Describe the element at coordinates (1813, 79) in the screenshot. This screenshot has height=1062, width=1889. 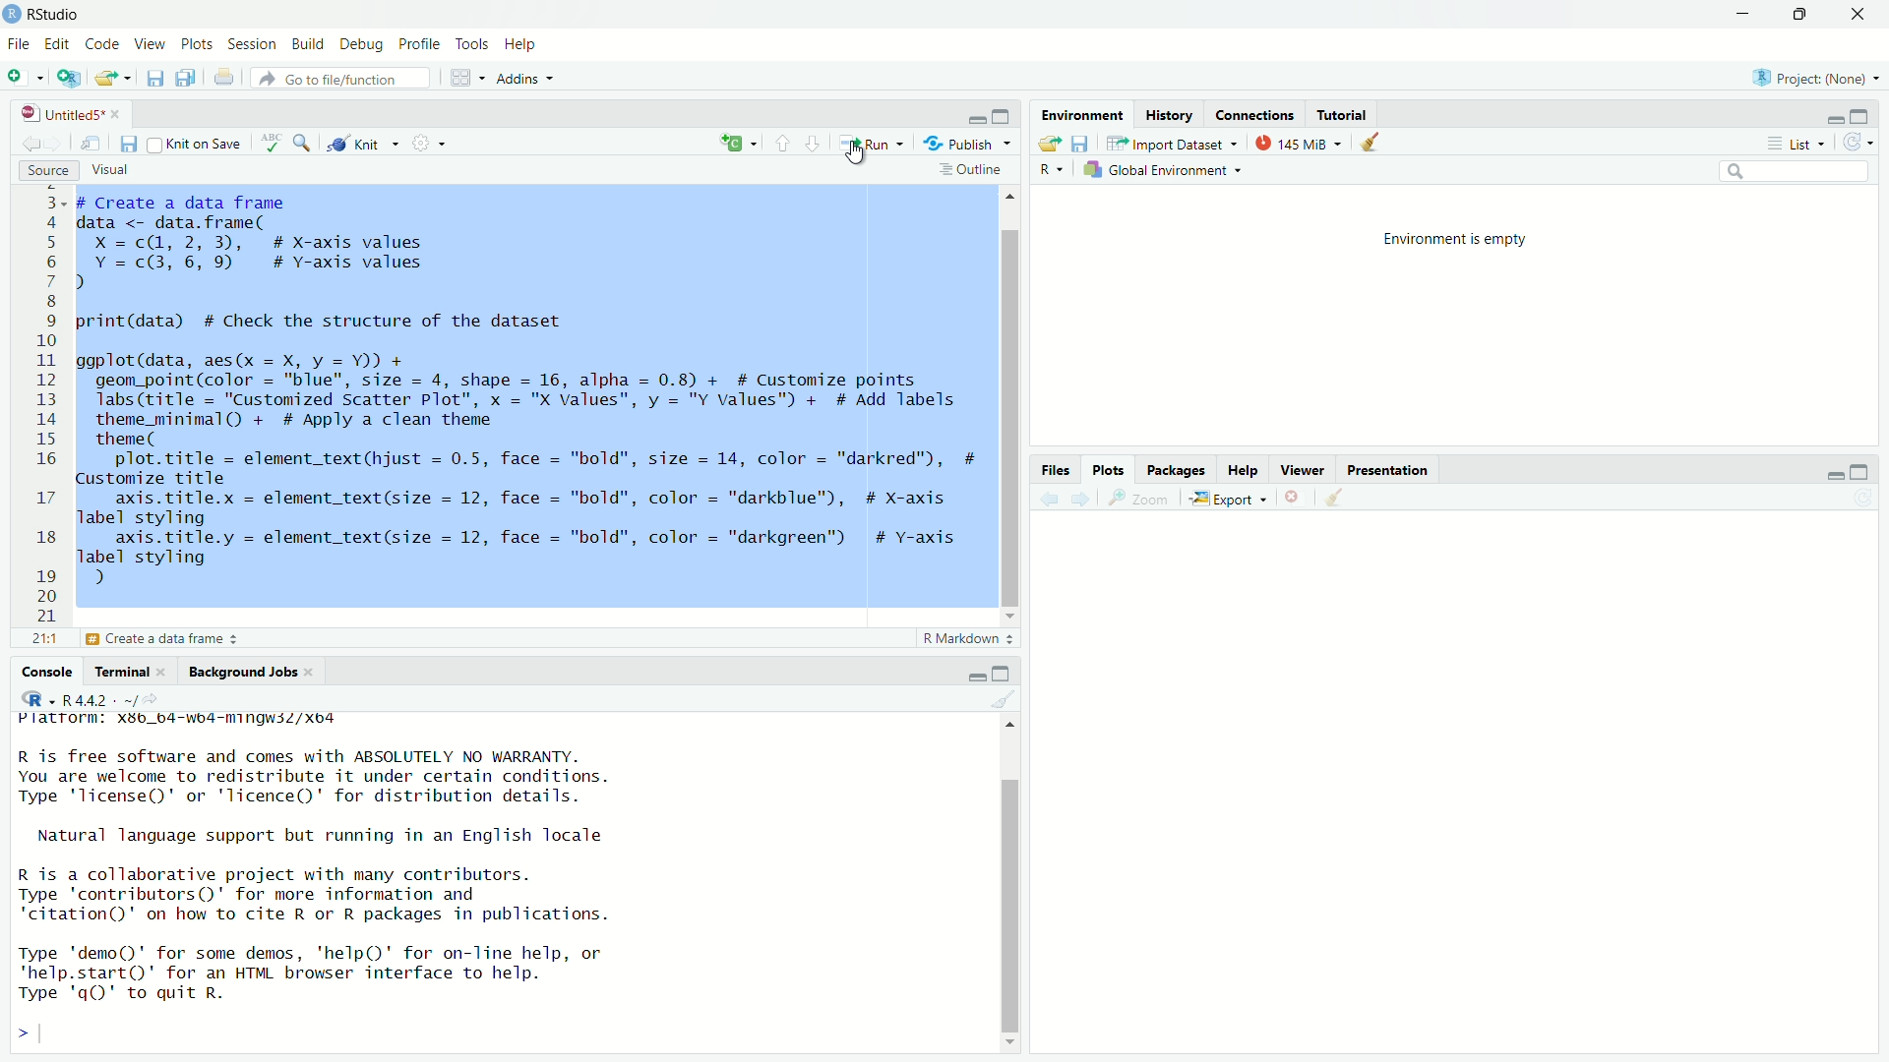
I see `Project (None)` at that location.